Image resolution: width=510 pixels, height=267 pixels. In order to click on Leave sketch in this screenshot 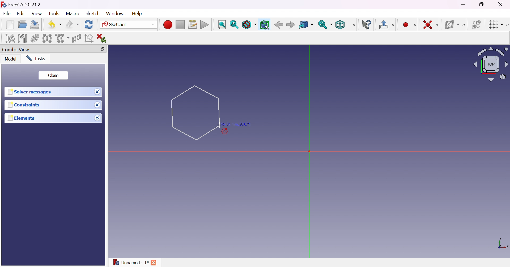, I will do `click(383, 25)`.